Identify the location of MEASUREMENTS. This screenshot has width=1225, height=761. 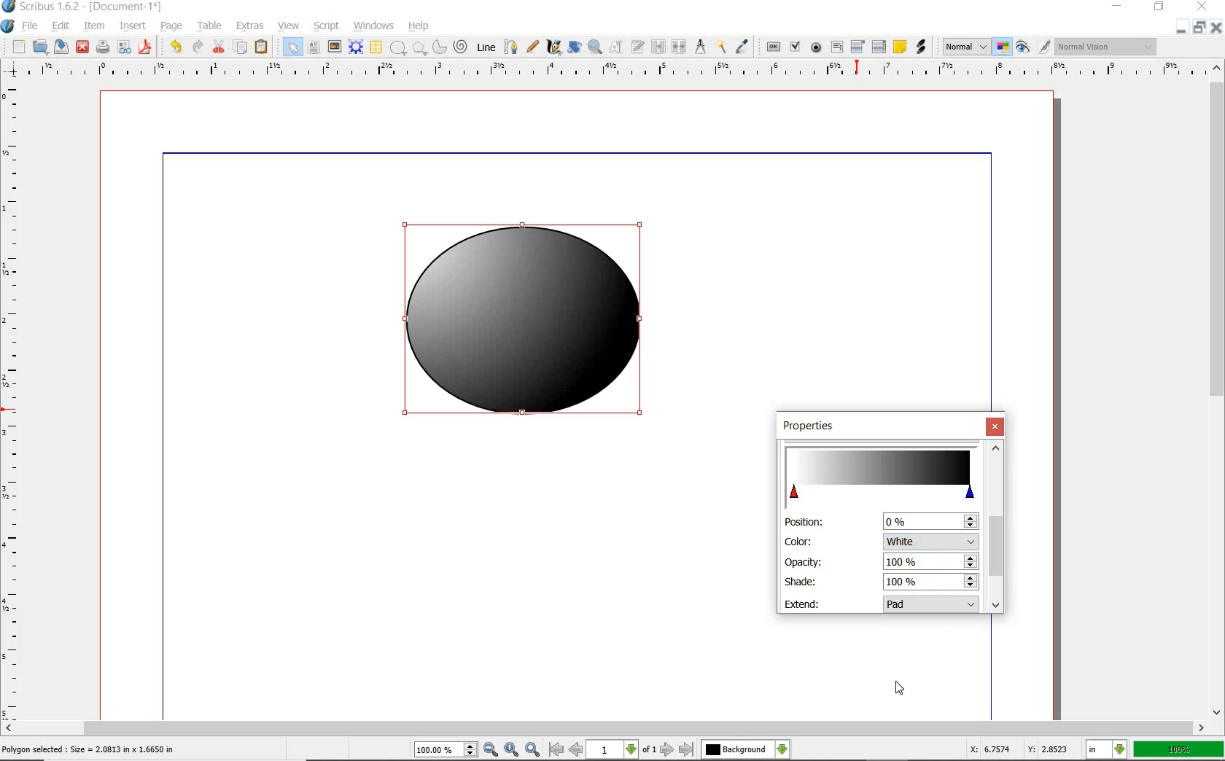
(700, 47).